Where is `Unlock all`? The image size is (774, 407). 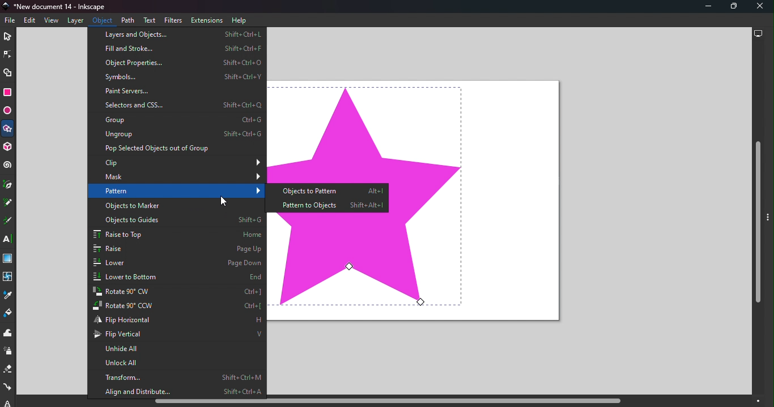 Unlock all is located at coordinates (179, 363).